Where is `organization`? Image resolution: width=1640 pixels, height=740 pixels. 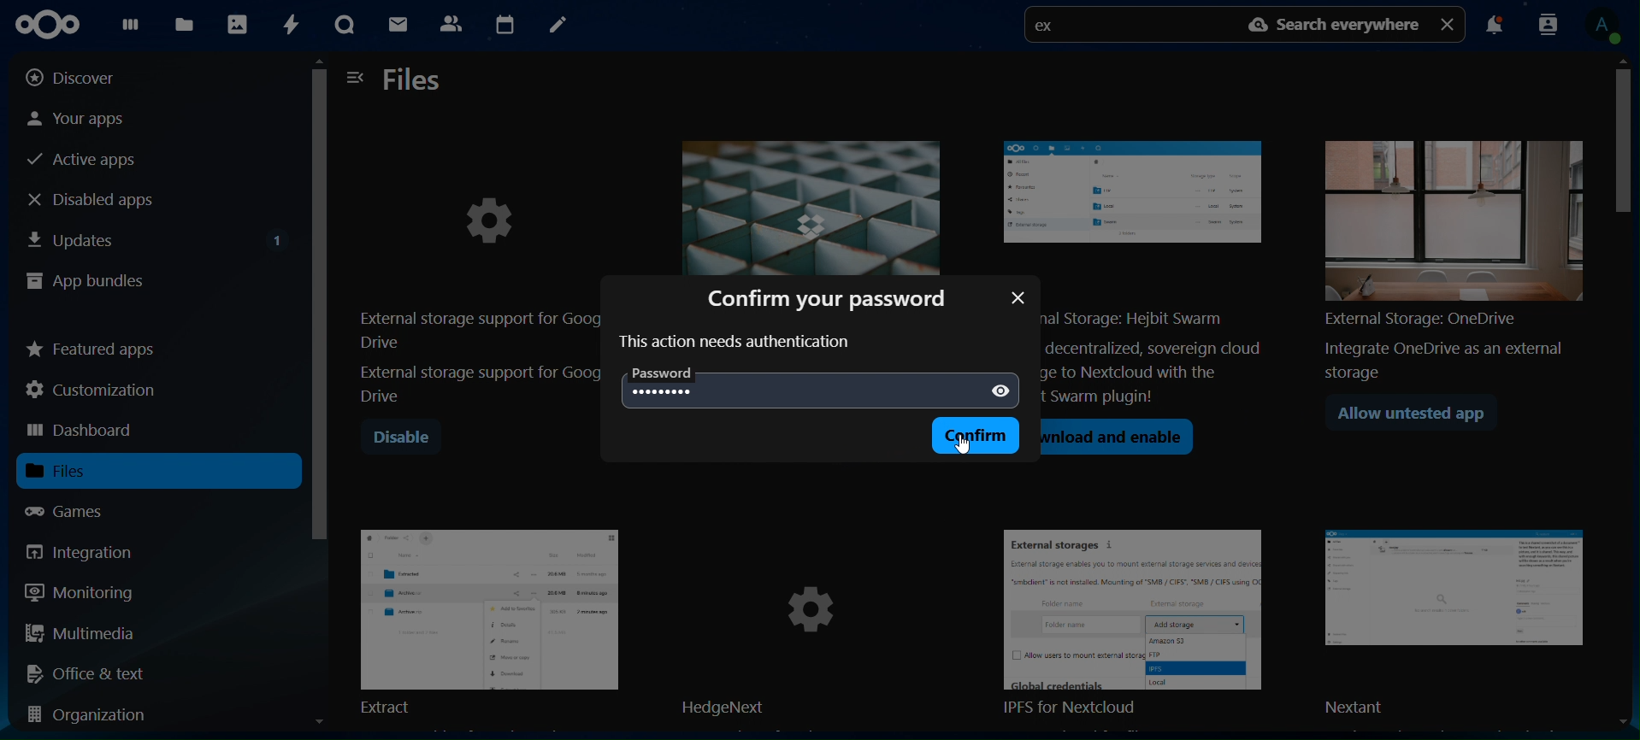
organization is located at coordinates (94, 716).